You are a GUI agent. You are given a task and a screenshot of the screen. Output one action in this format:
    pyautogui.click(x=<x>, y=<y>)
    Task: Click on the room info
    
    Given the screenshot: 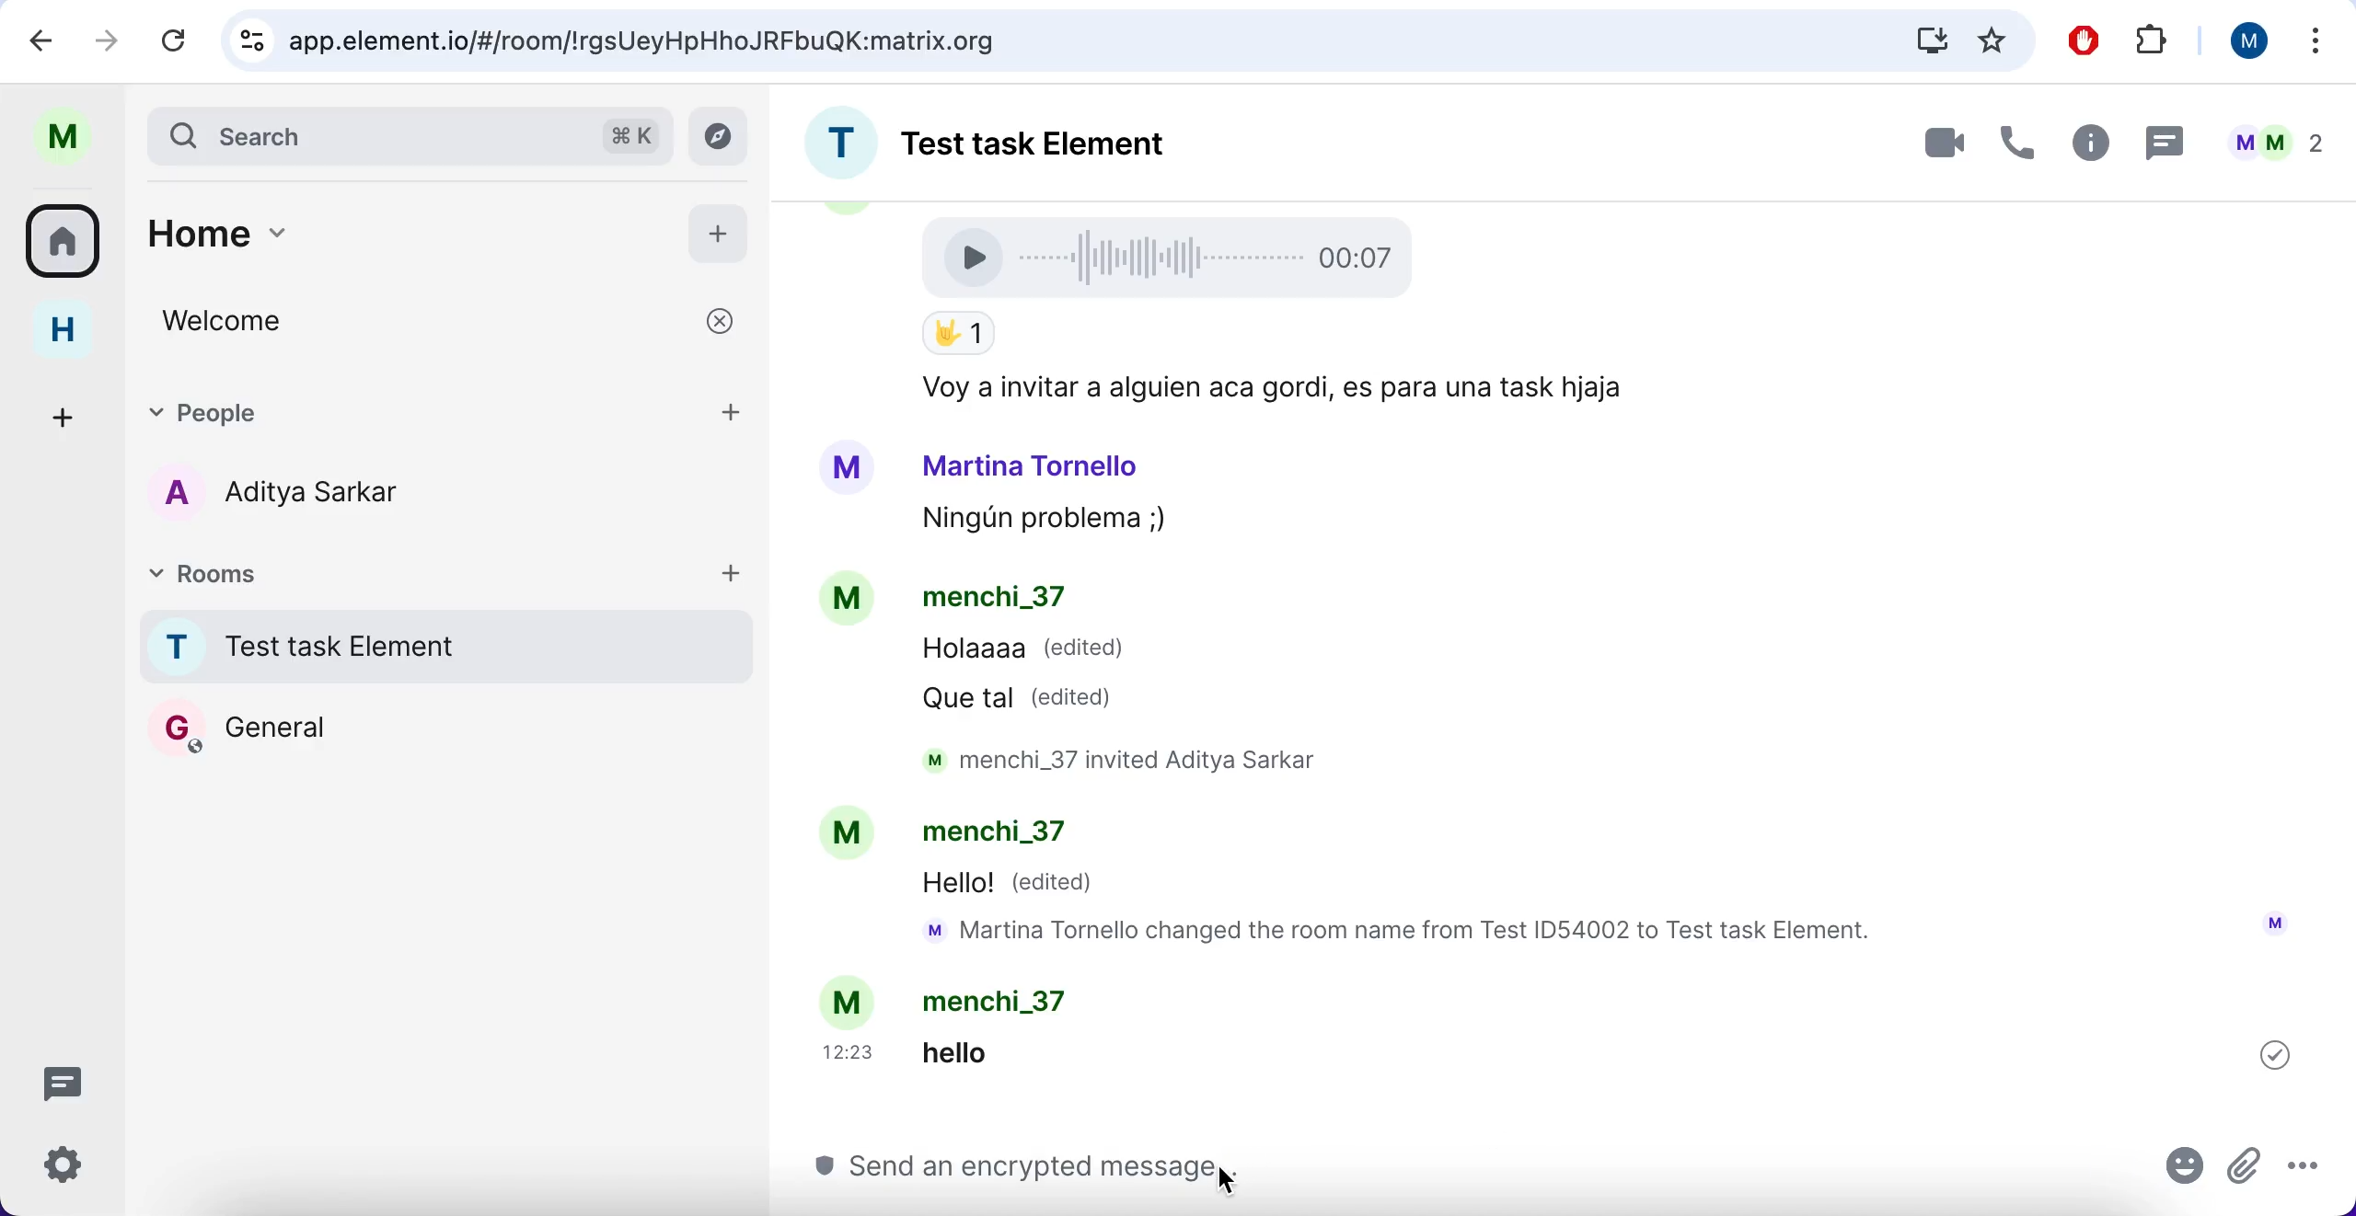 What is the action you would take?
    pyautogui.click(x=2086, y=146)
    